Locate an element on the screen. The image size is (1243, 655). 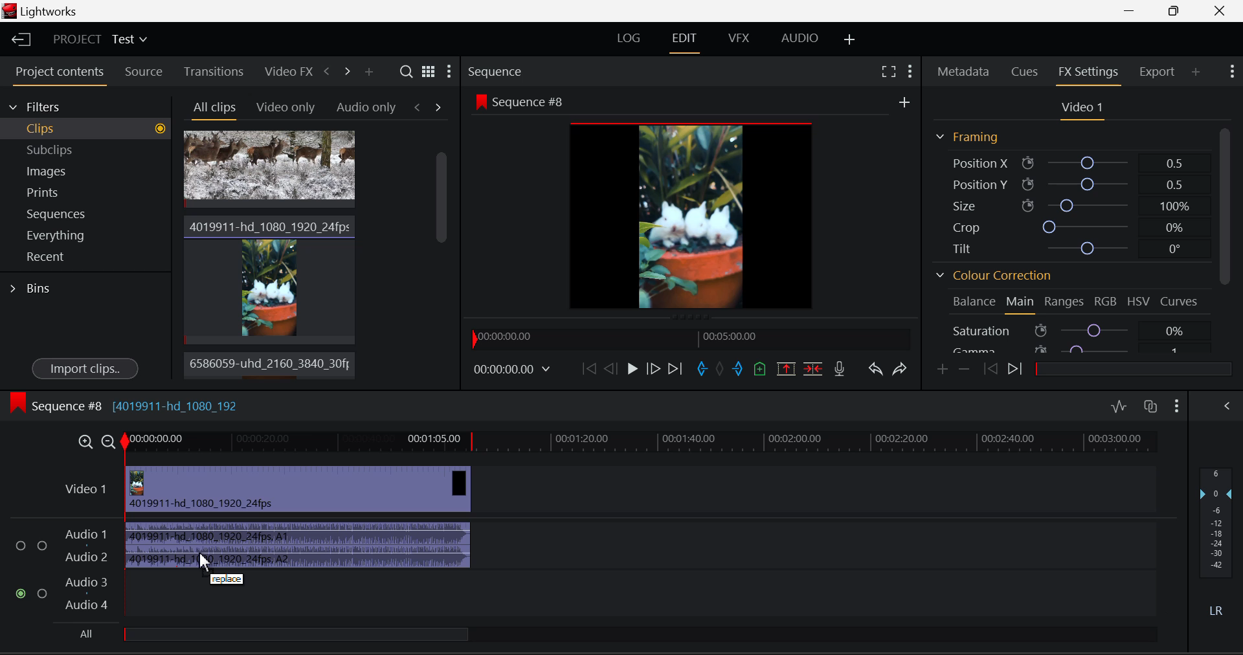
Source is located at coordinates (144, 73).